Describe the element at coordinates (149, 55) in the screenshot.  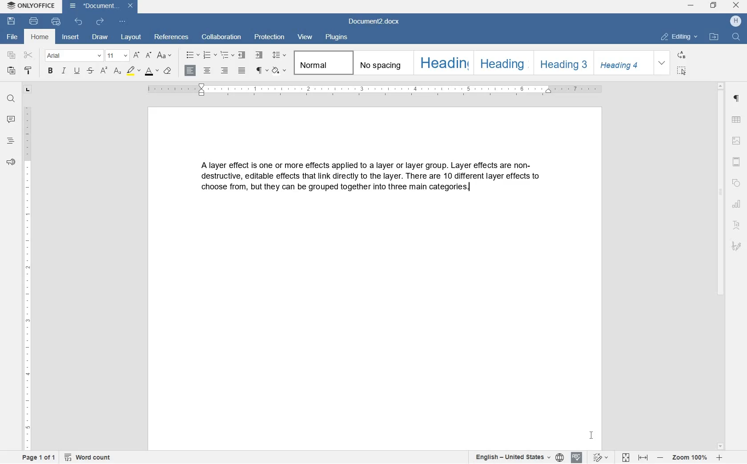
I see `DECREMENT FONT SIZE` at that location.